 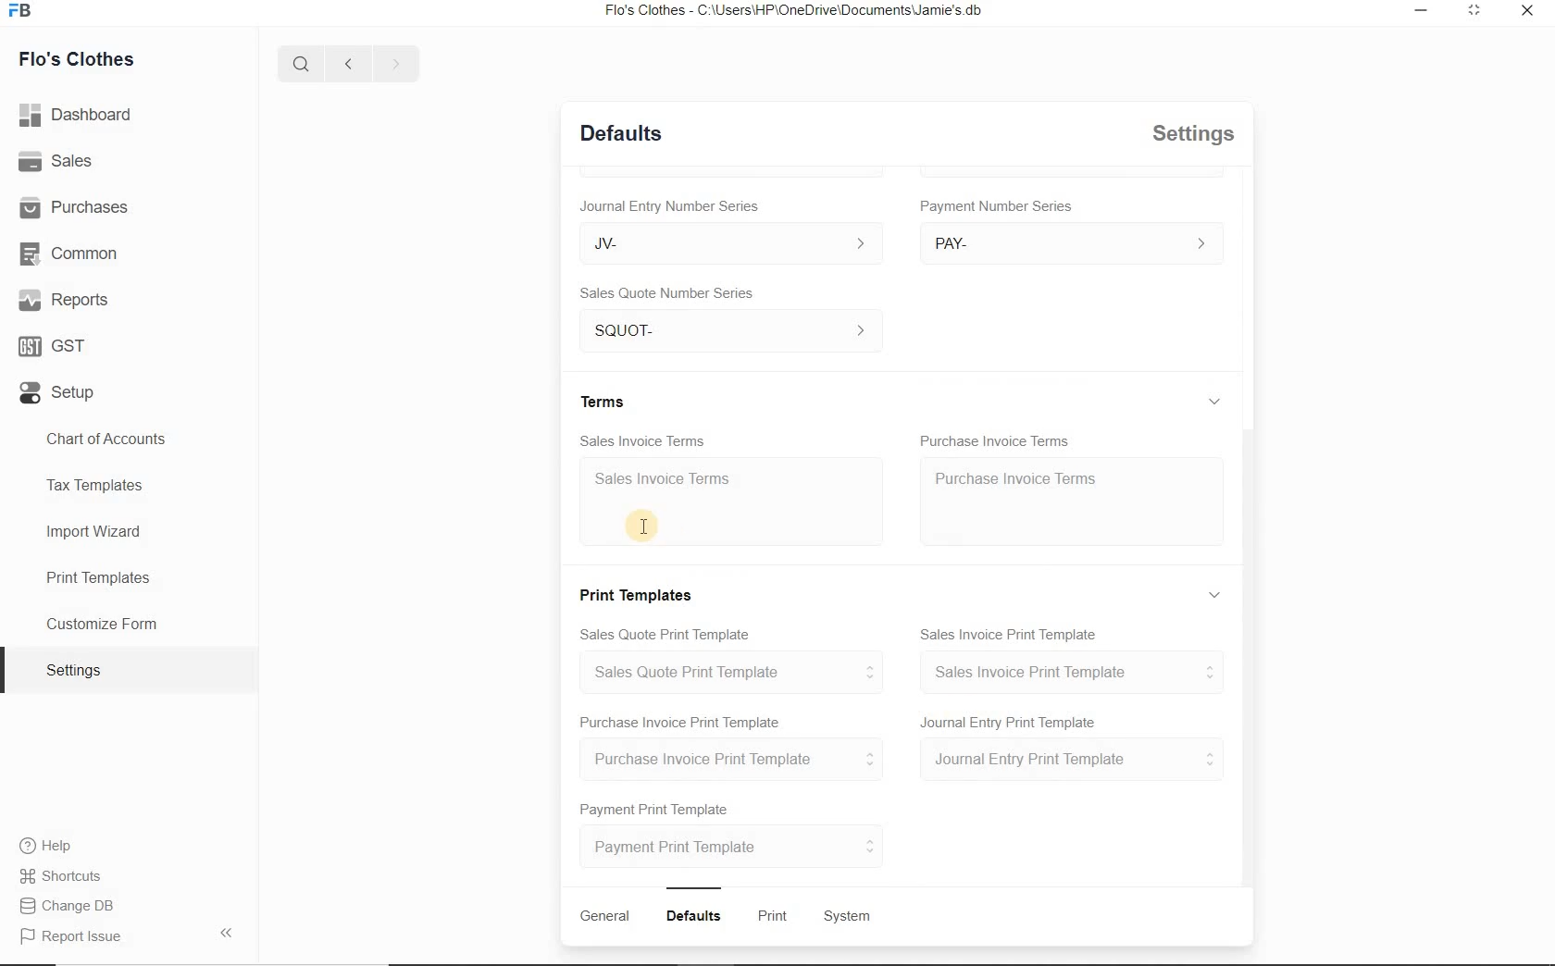 I want to click on Payment Print Template, so click(x=656, y=810).